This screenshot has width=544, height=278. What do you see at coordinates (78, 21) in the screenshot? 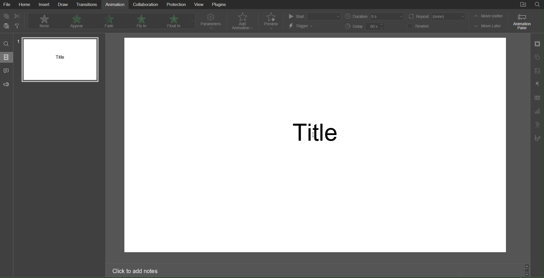
I see `Appear` at bounding box center [78, 21].